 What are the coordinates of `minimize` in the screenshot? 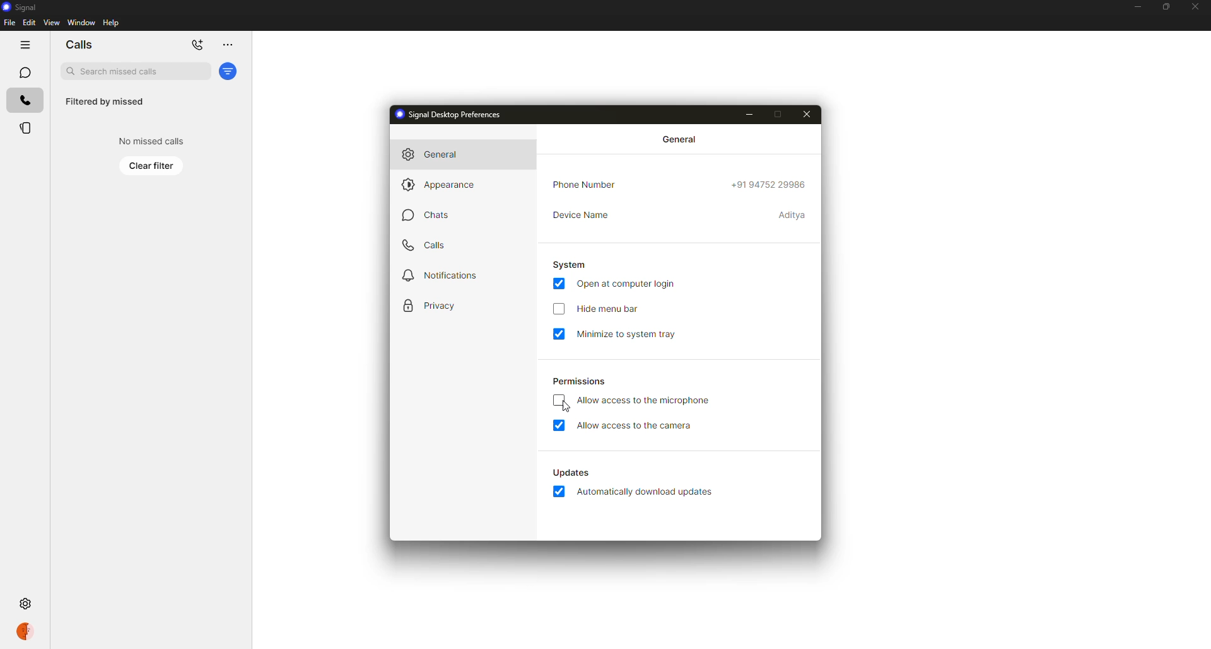 It's located at (747, 113).